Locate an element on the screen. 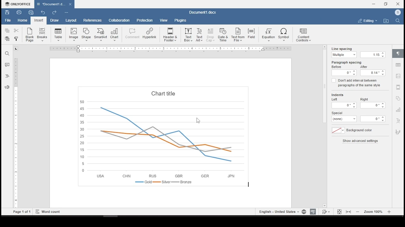 The width and height of the screenshot is (405, 227). background is located at coordinates (354, 131).